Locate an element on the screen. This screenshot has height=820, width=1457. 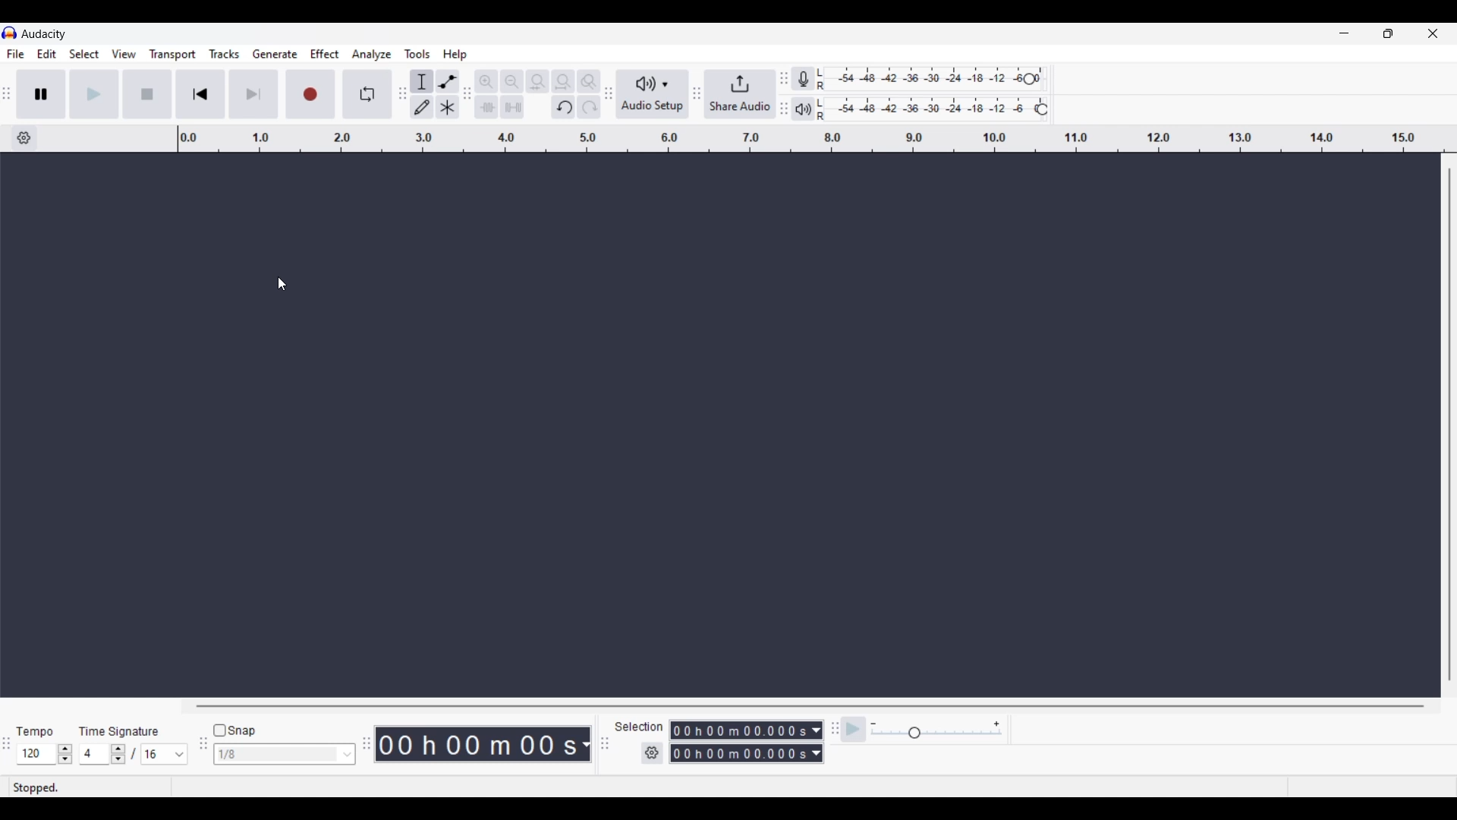
Snap options to choose from is located at coordinates (348, 755).